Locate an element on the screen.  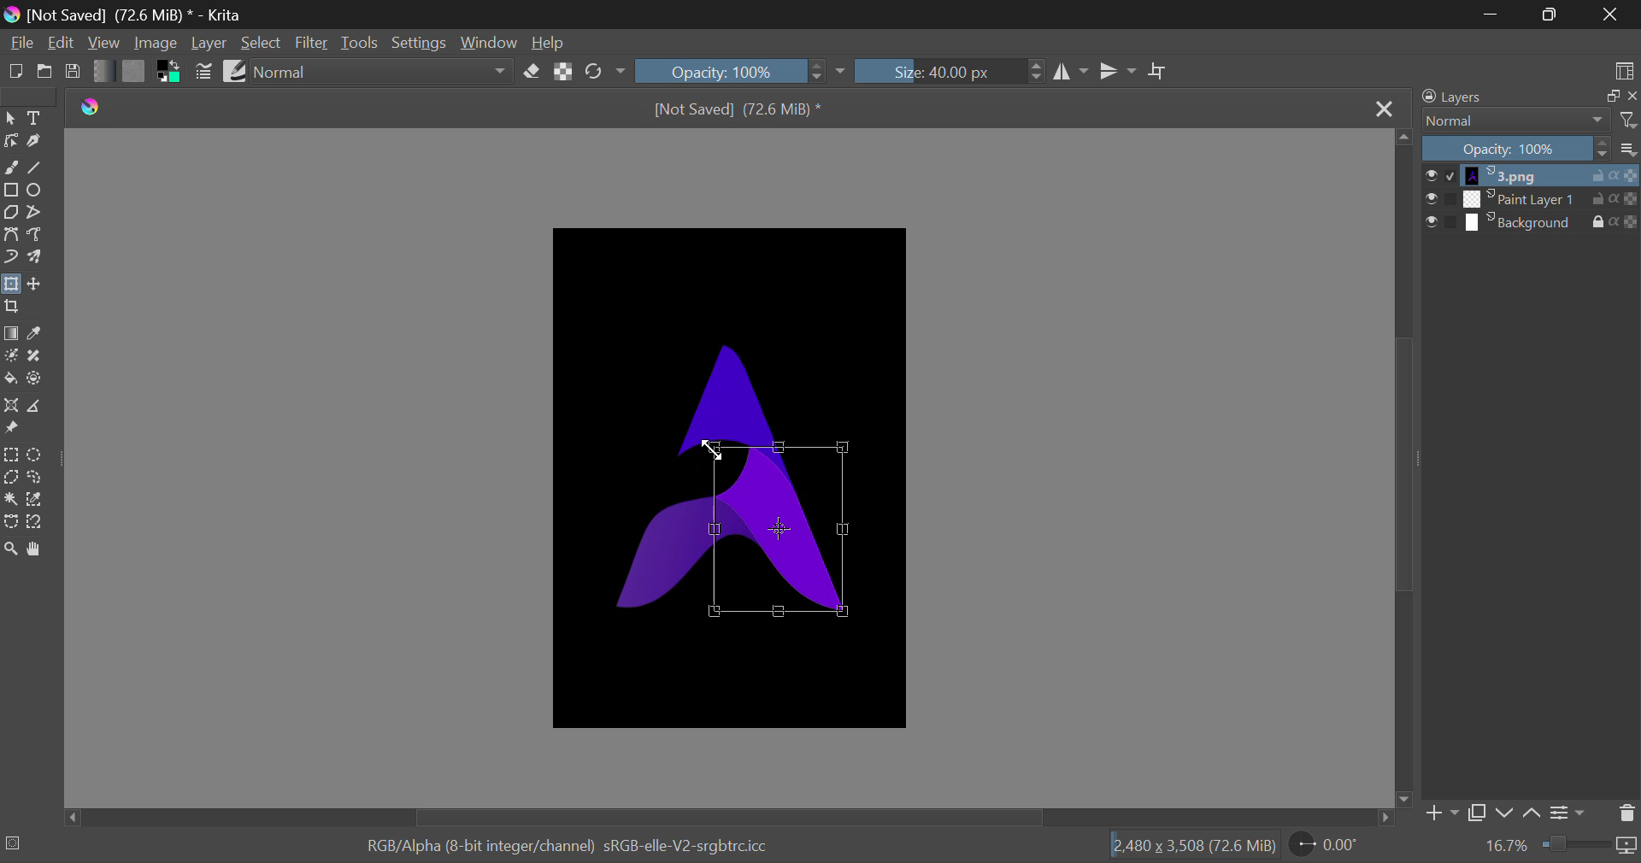
actions is located at coordinates (1616, 199).